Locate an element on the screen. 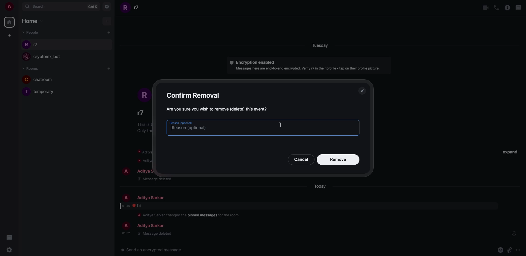 This screenshot has width=526, height=256. confirm message is located at coordinates (218, 109).